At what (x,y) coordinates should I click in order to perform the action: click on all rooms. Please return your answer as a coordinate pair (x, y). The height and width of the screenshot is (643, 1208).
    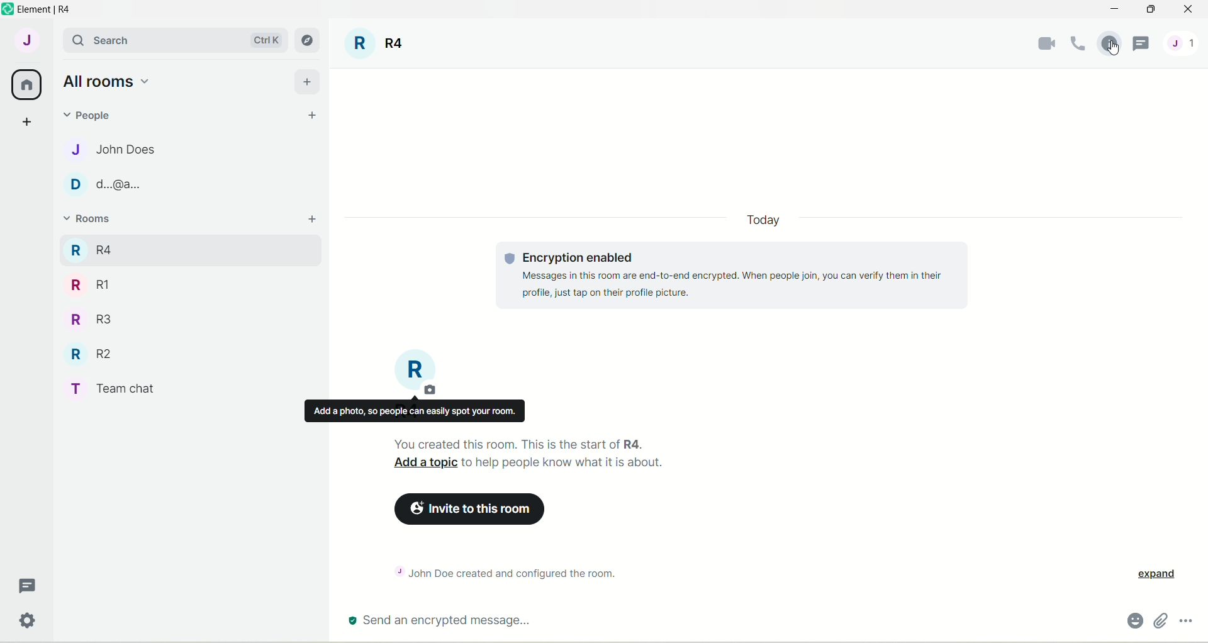
    Looking at the image, I should click on (27, 85).